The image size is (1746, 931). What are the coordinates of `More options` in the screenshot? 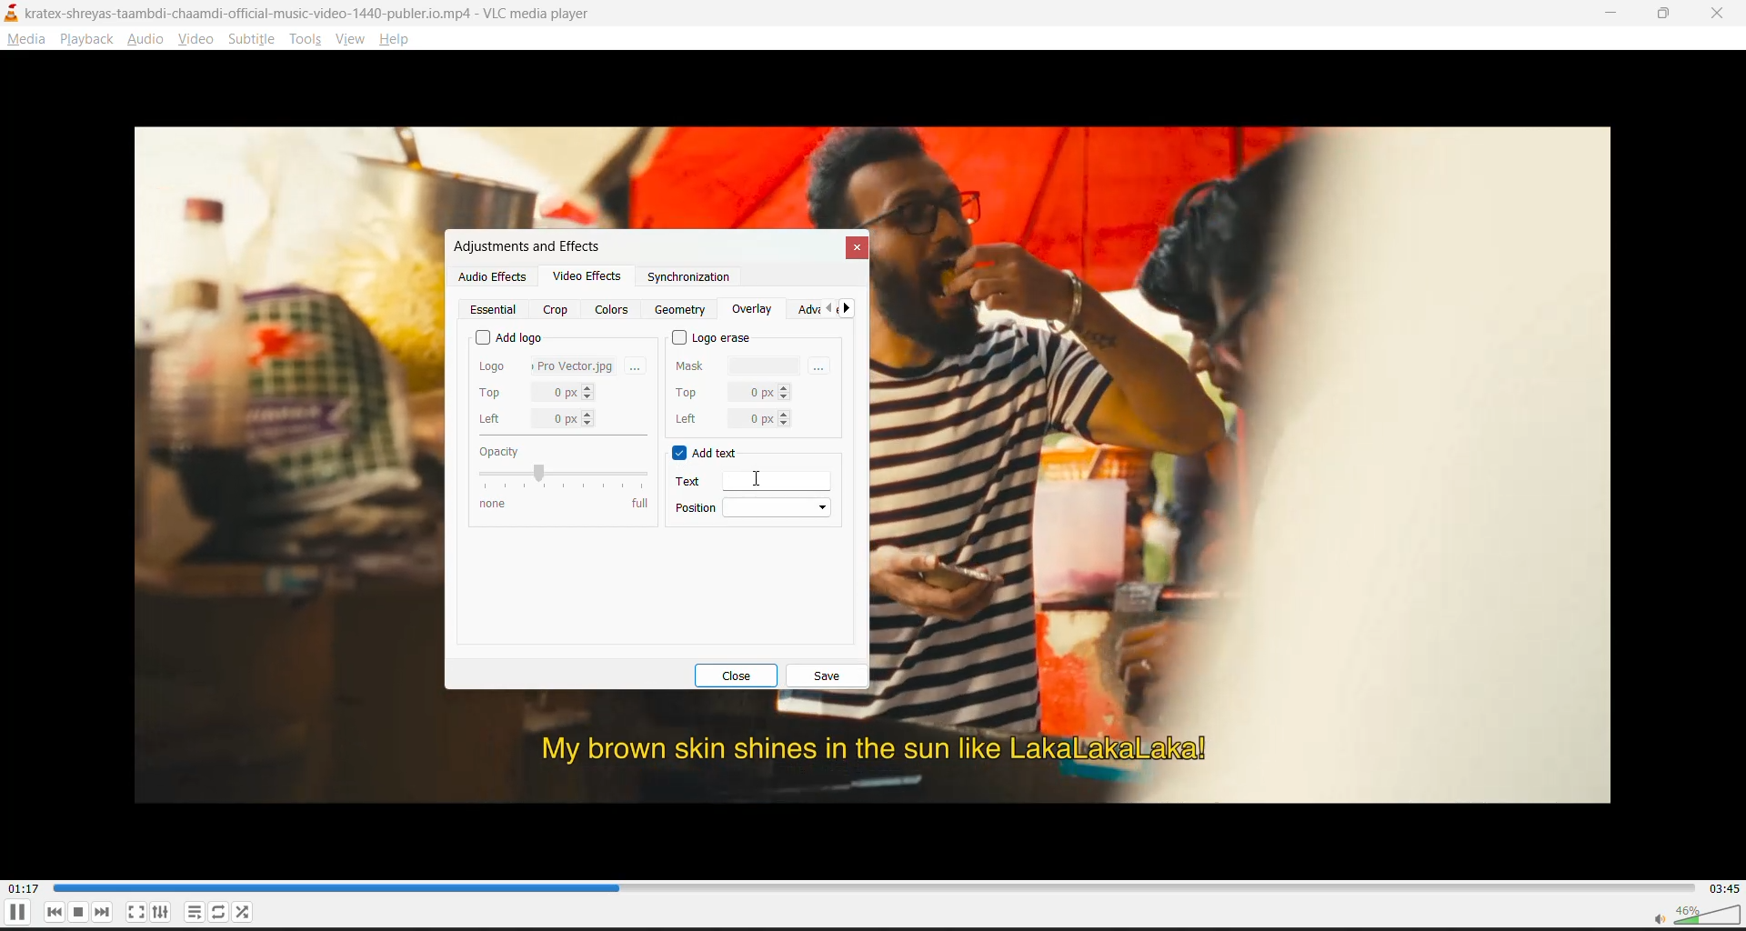 It's located at (640, 365).